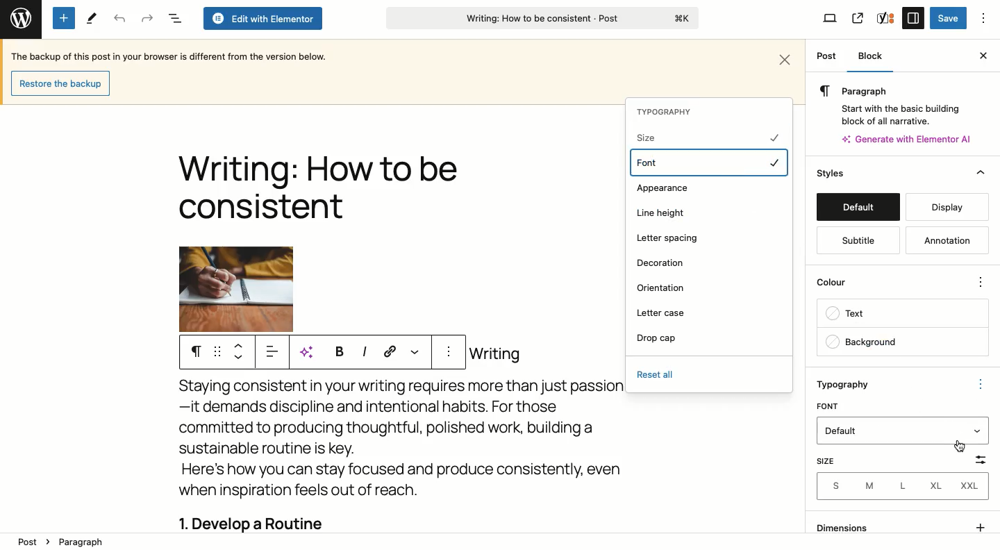  Describe the element at coordinates (196, 352) in the screenshot. I see `Paragraph` at that location.